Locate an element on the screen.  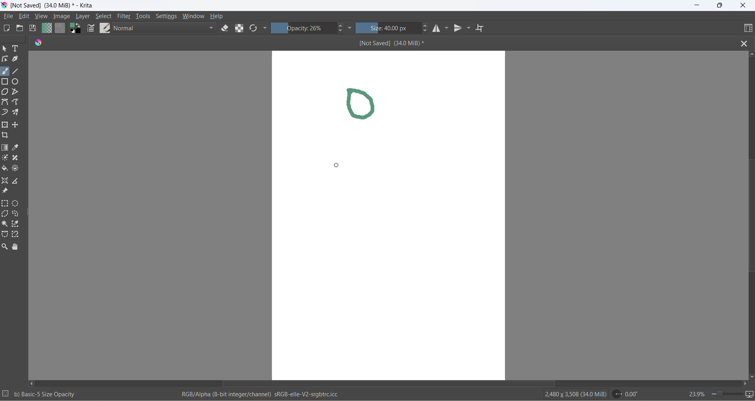
fill patterns is located at coordinates (61, 28).